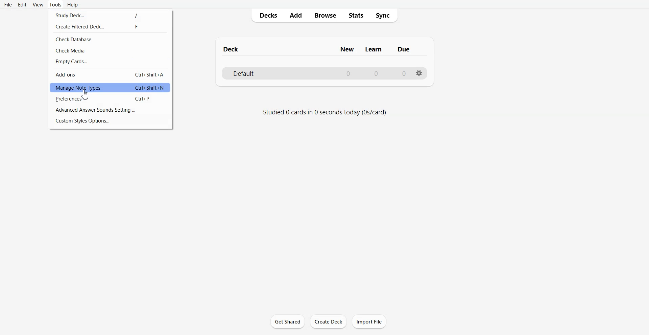  I want to click on Sync, so click(384, 16).